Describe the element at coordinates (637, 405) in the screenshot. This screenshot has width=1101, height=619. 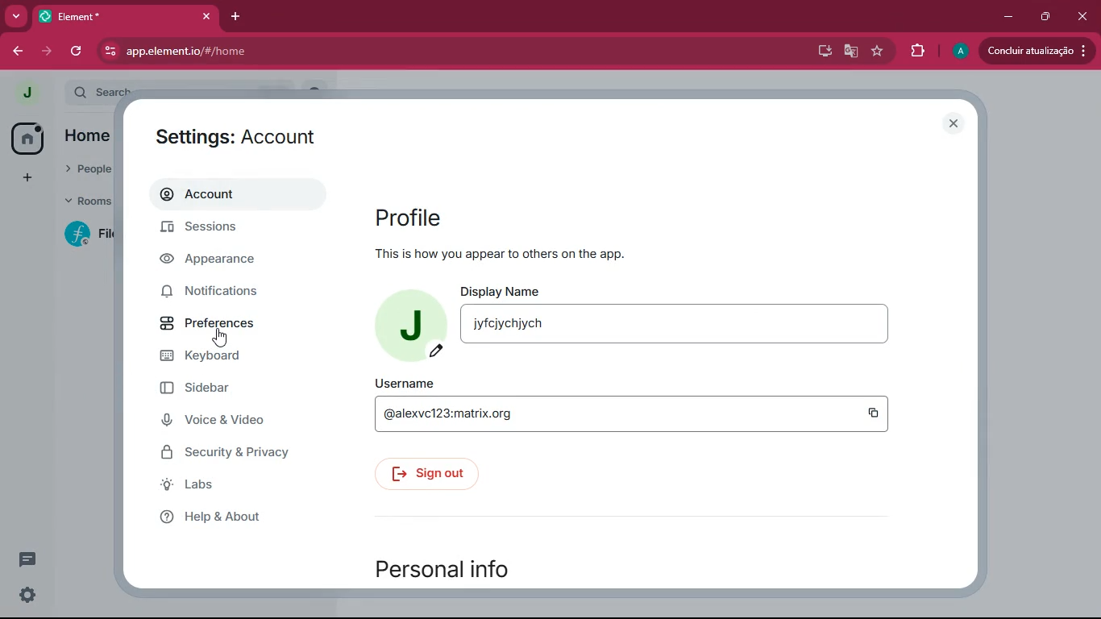
I see `username @alexvc123:matrix.org` at that location.